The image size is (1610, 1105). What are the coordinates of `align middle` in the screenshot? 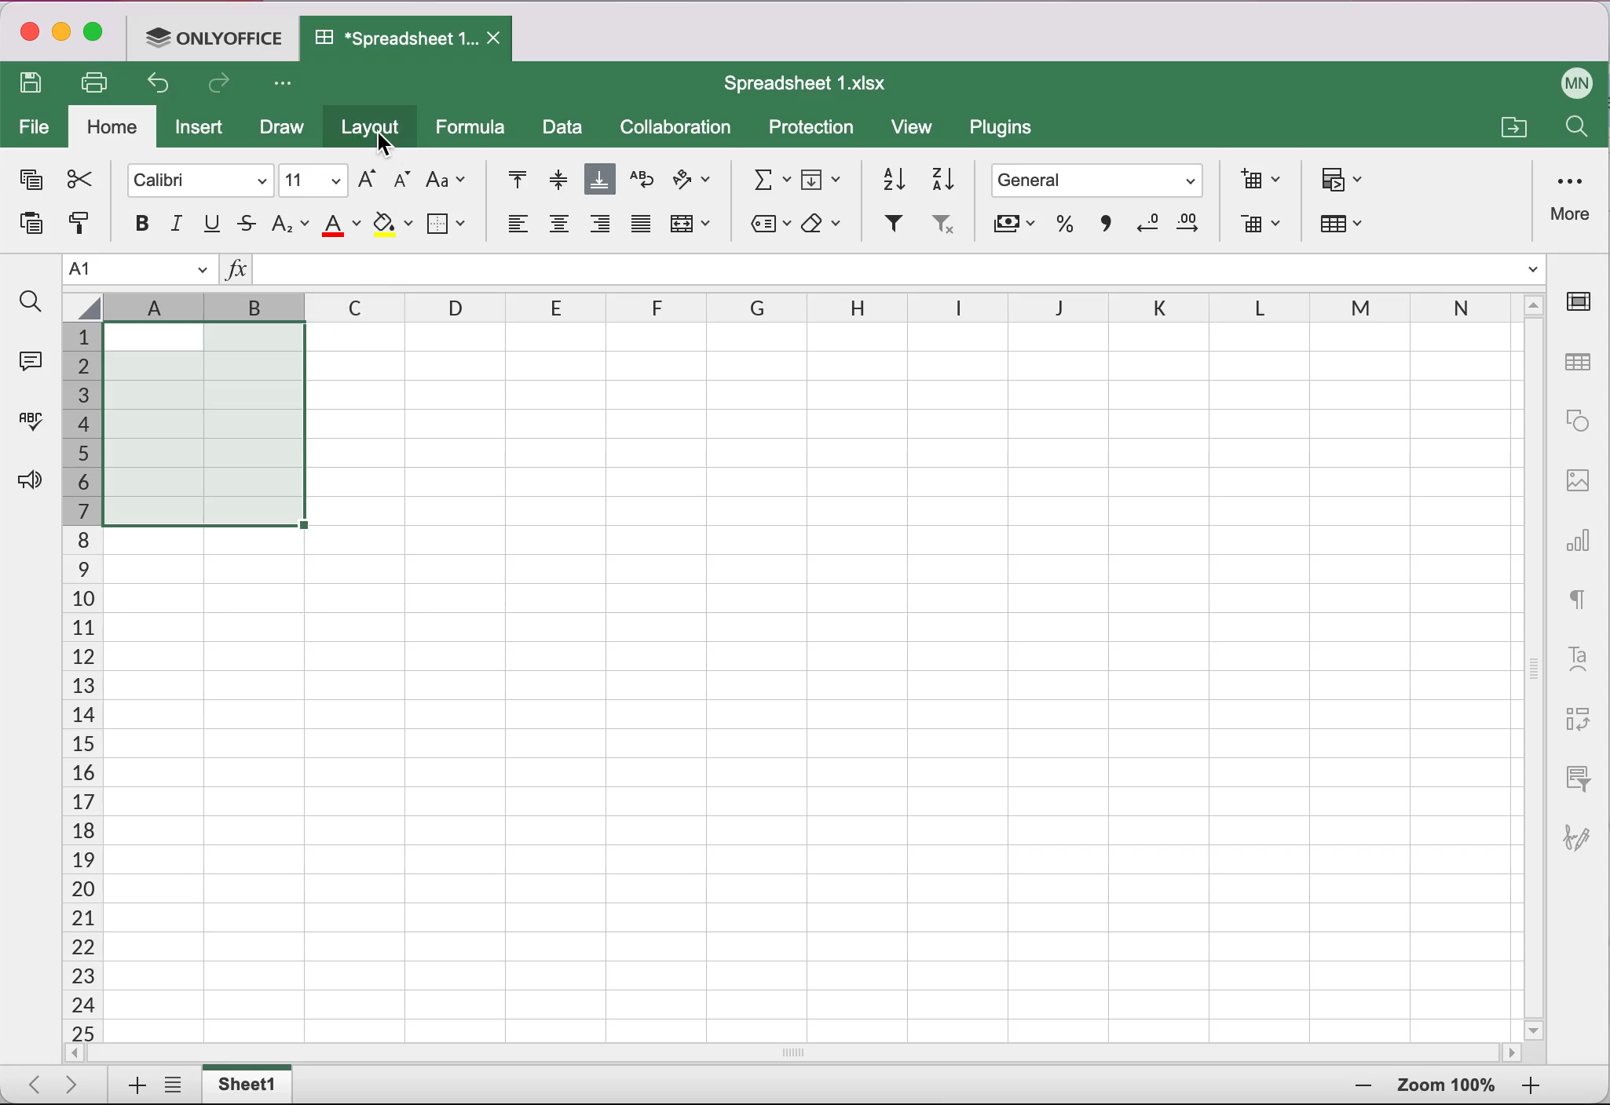 It's located at (555, 179).